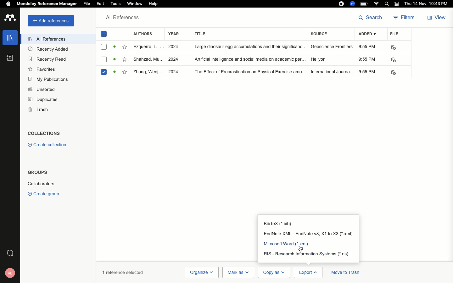 The height and width of the screenshot is (283, 453). I want to click on View, so click(436, 18).